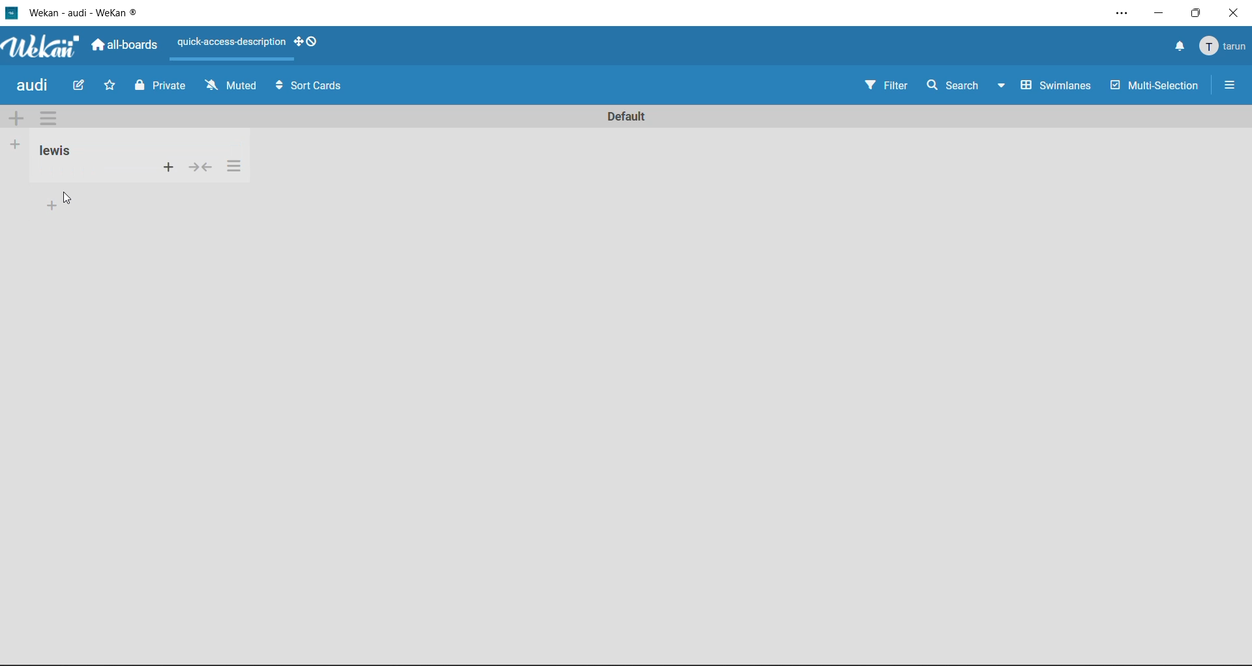 This screenshot has width=1252, height=666. What do you see at coordinates (1179, 48) in the screenshot?
I see `notifications` at bounding box center [1179, 48].